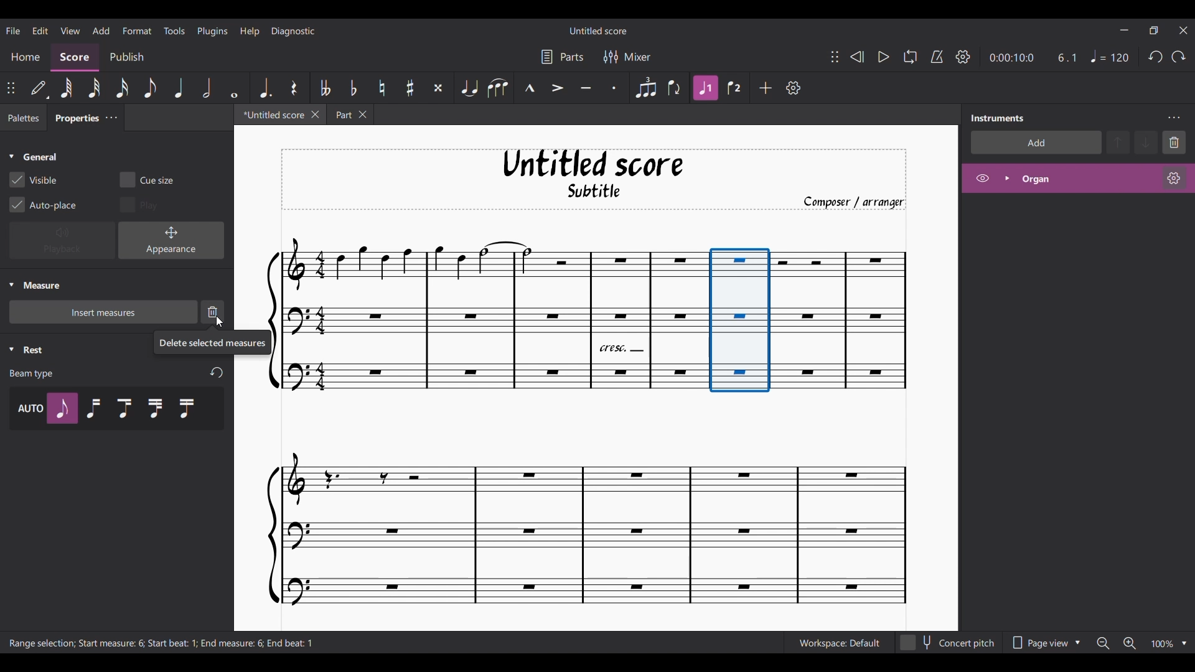 The image size is (1195, 672). Describe the element at coordinates (735, 88) in the screenshot. I see `Voice 2` at that location.